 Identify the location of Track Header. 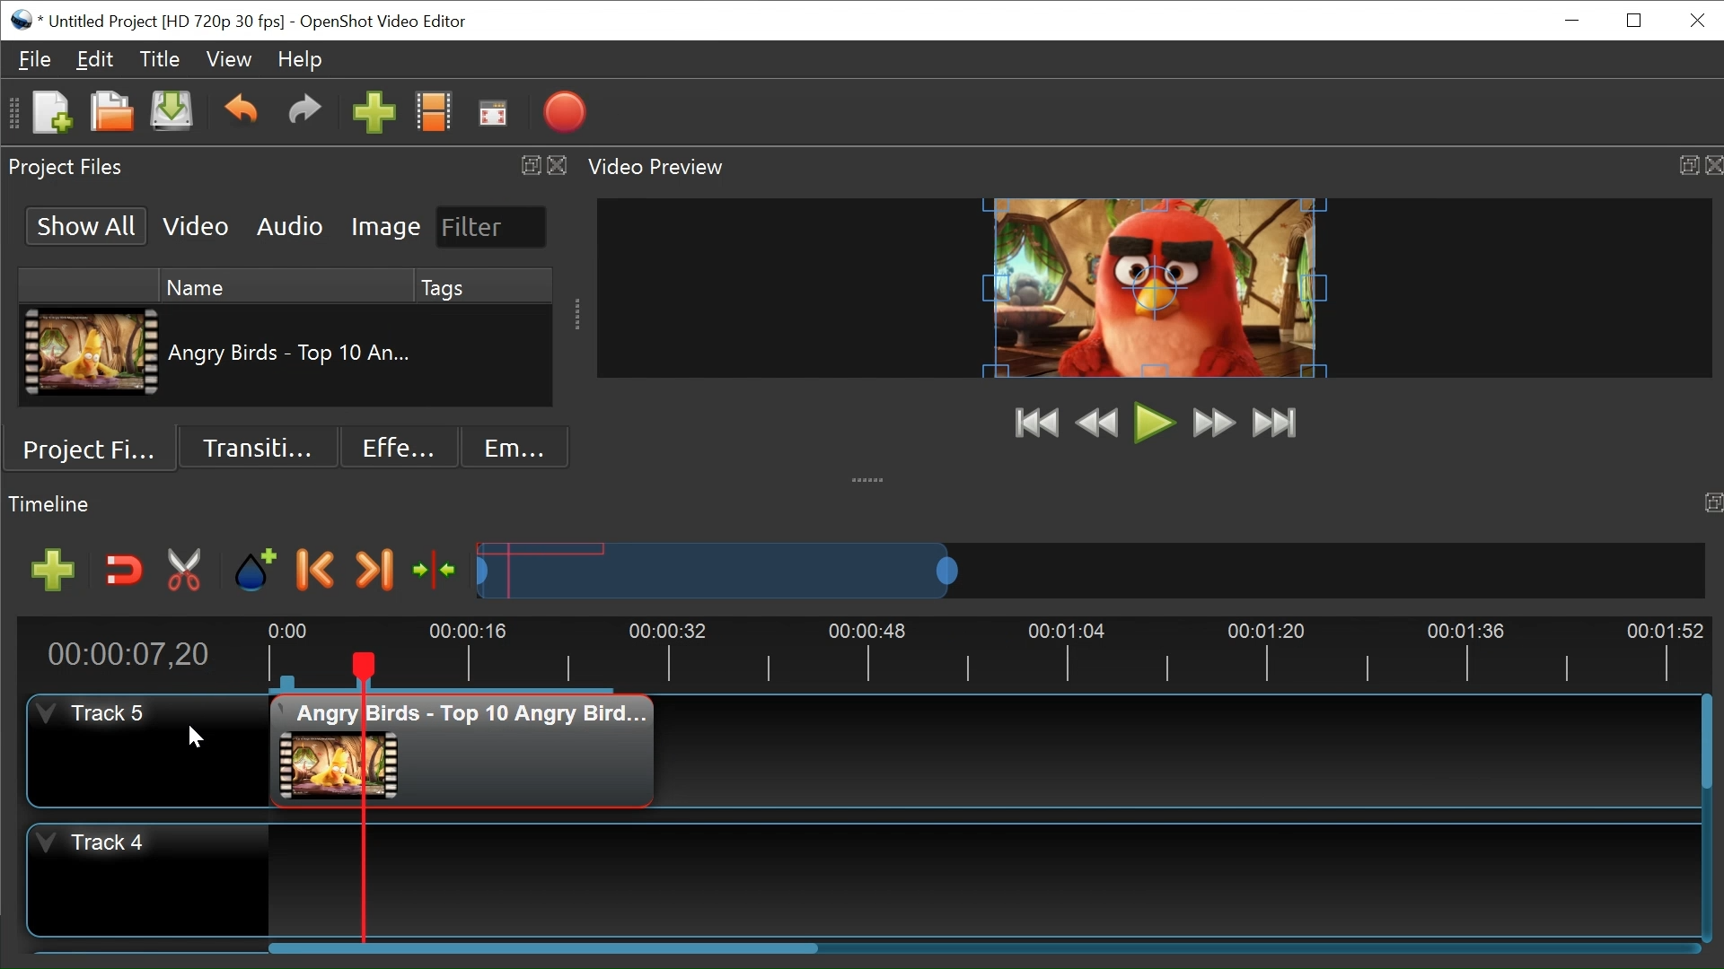
(145, 748).